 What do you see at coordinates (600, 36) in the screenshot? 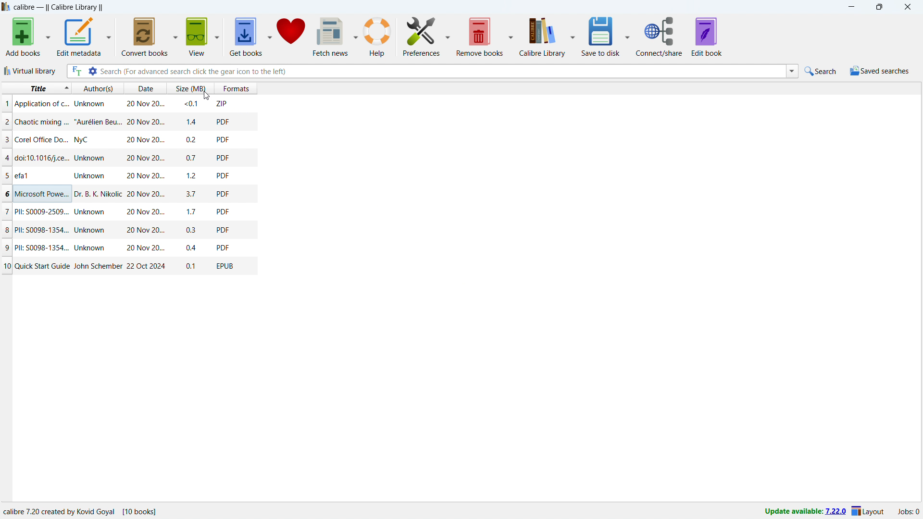
I see `save to disk` at bounding box center [600, 36].